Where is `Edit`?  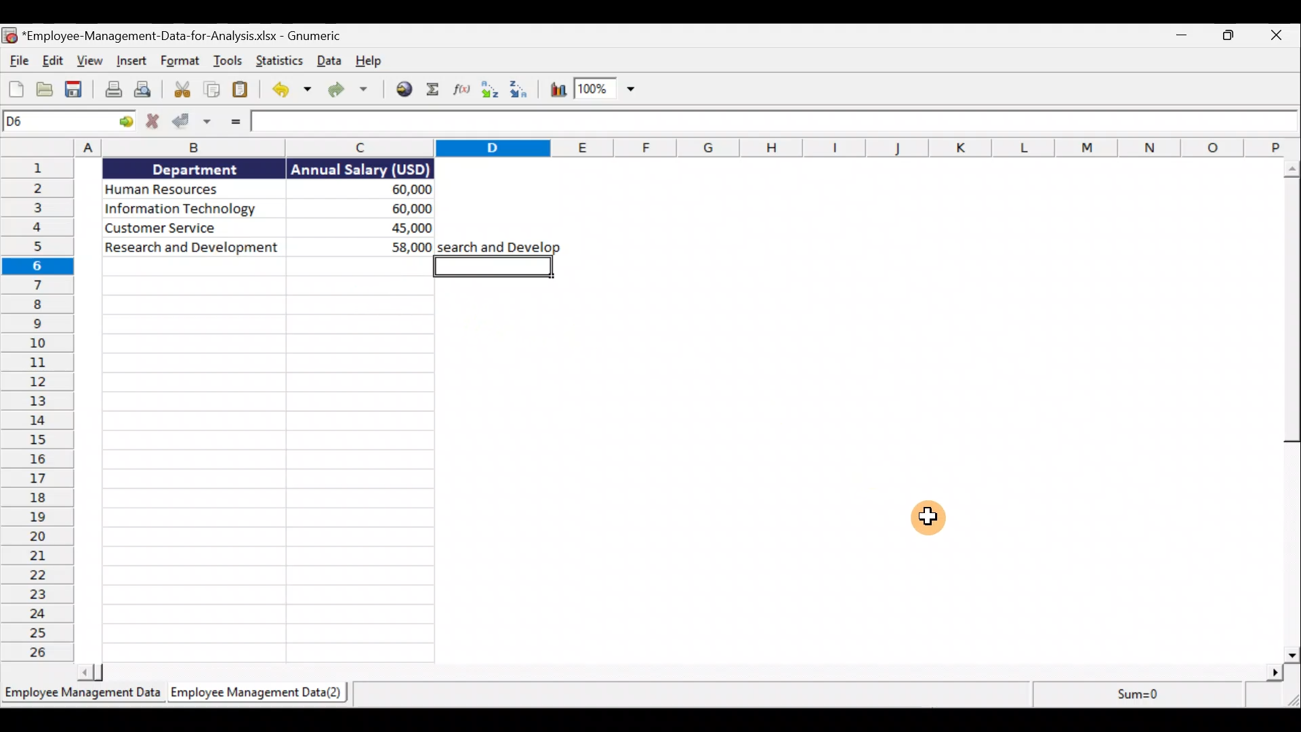
Edit is located at coordinates (54, 62).